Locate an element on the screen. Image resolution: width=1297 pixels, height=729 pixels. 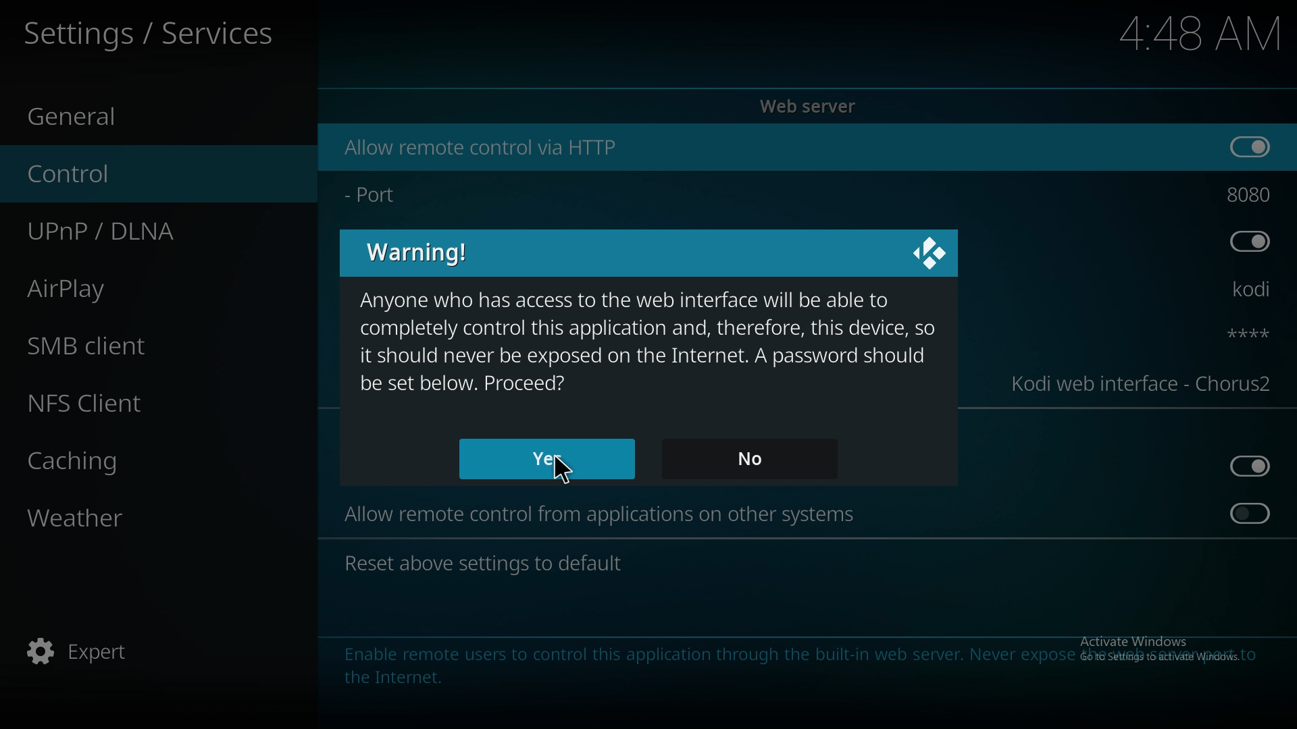
allow remote control via http is located at coordinates (516, 146).